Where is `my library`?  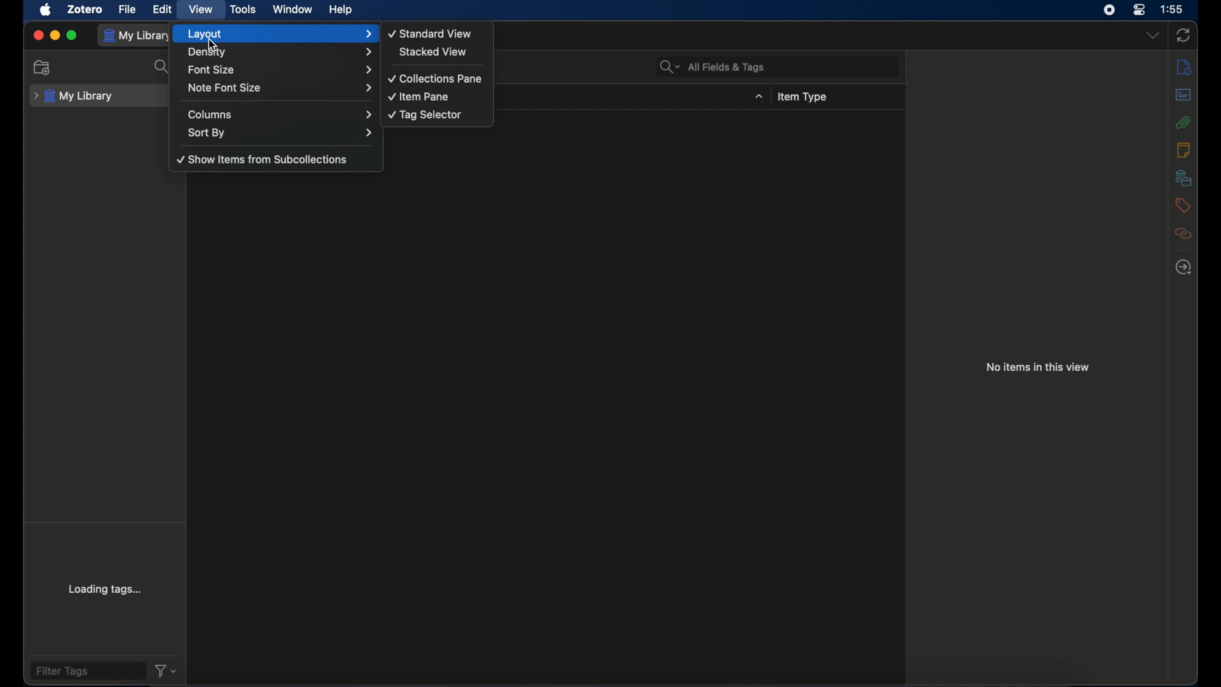
my library is located at coordinates (138, 36).